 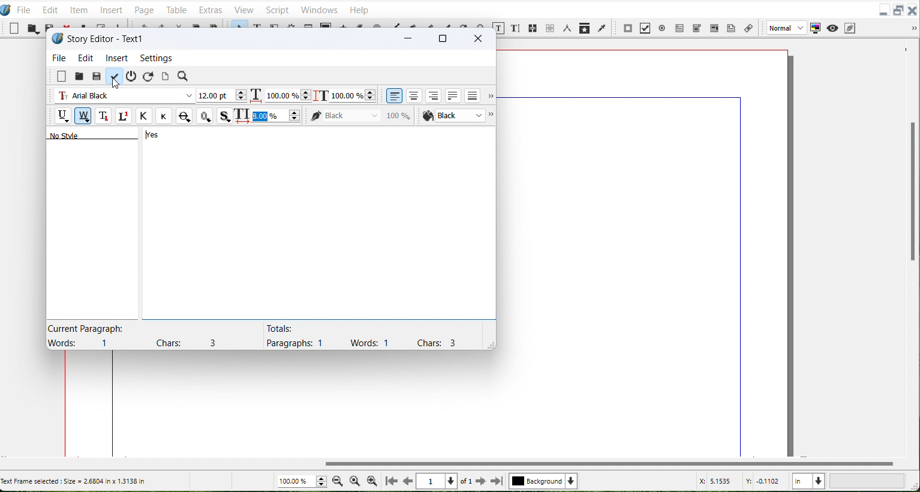 I want to click on PDF push button, so click(x=628, y=27).